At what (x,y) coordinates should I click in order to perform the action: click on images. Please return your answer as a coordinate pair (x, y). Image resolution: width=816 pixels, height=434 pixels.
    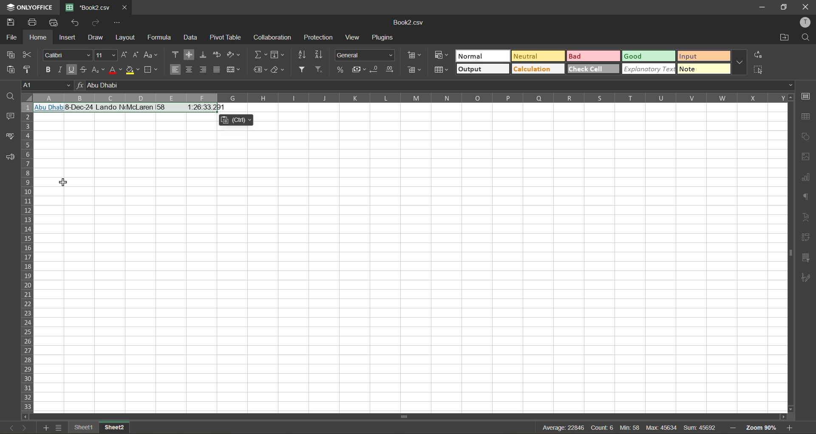
    Looking at the image, I should click on (806, 157).